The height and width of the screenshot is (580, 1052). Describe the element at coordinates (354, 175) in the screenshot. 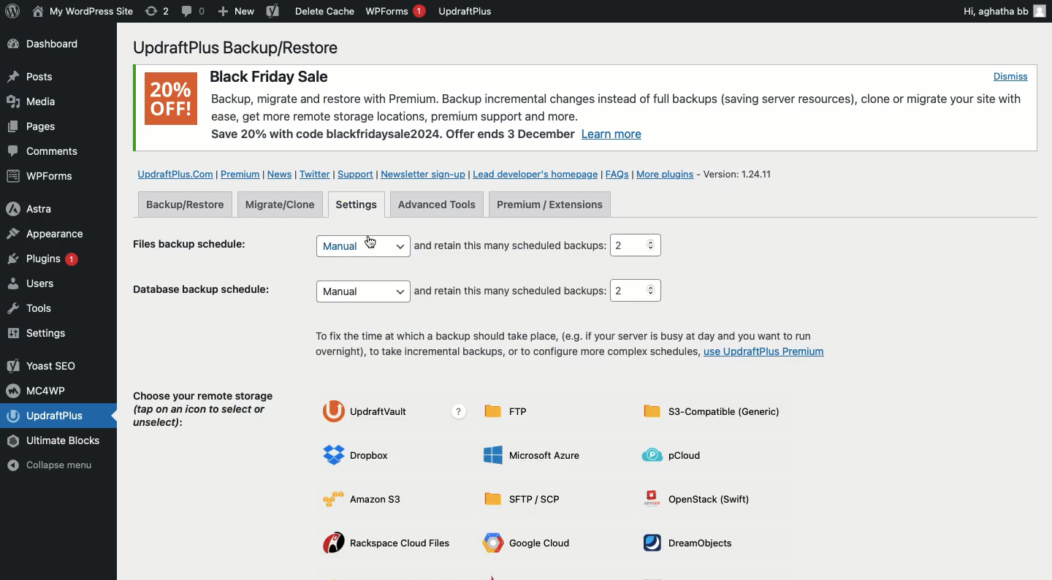

I see `Support` at that location.